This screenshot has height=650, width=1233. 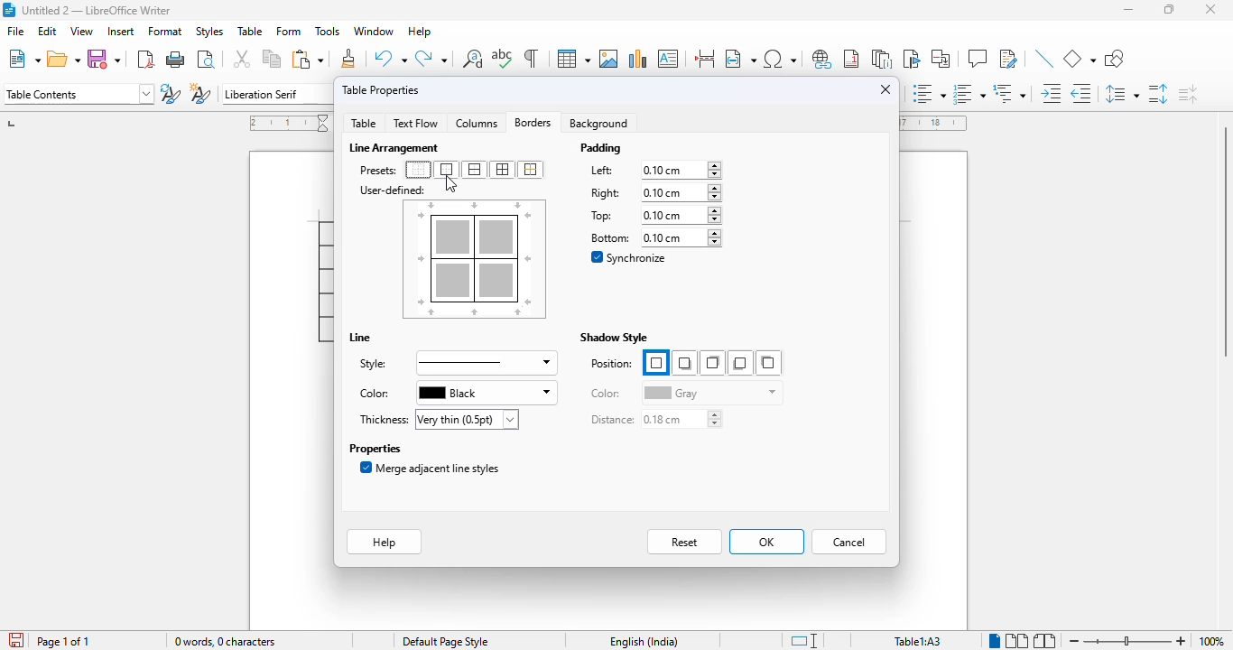 I want to click on top: 0.10 cm, so click(x=653, y=215).